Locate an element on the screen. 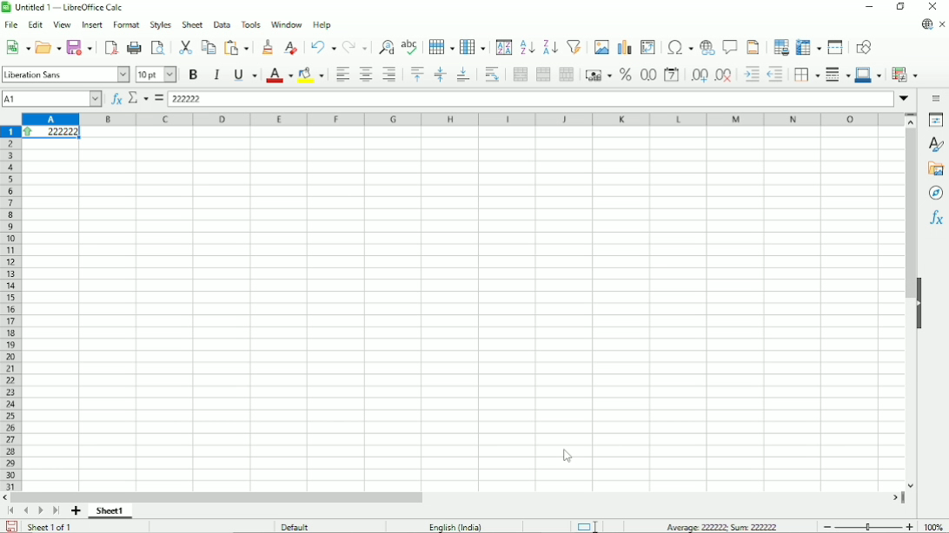 This screenshot has height=533, width=949. Paste is located at coordinates (239, 45).